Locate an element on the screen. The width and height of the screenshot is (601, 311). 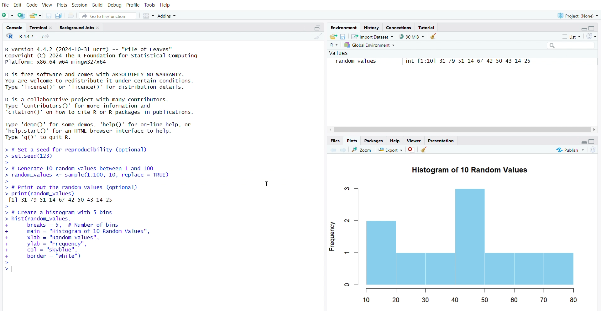
plots is located at coordinates (62, 4).